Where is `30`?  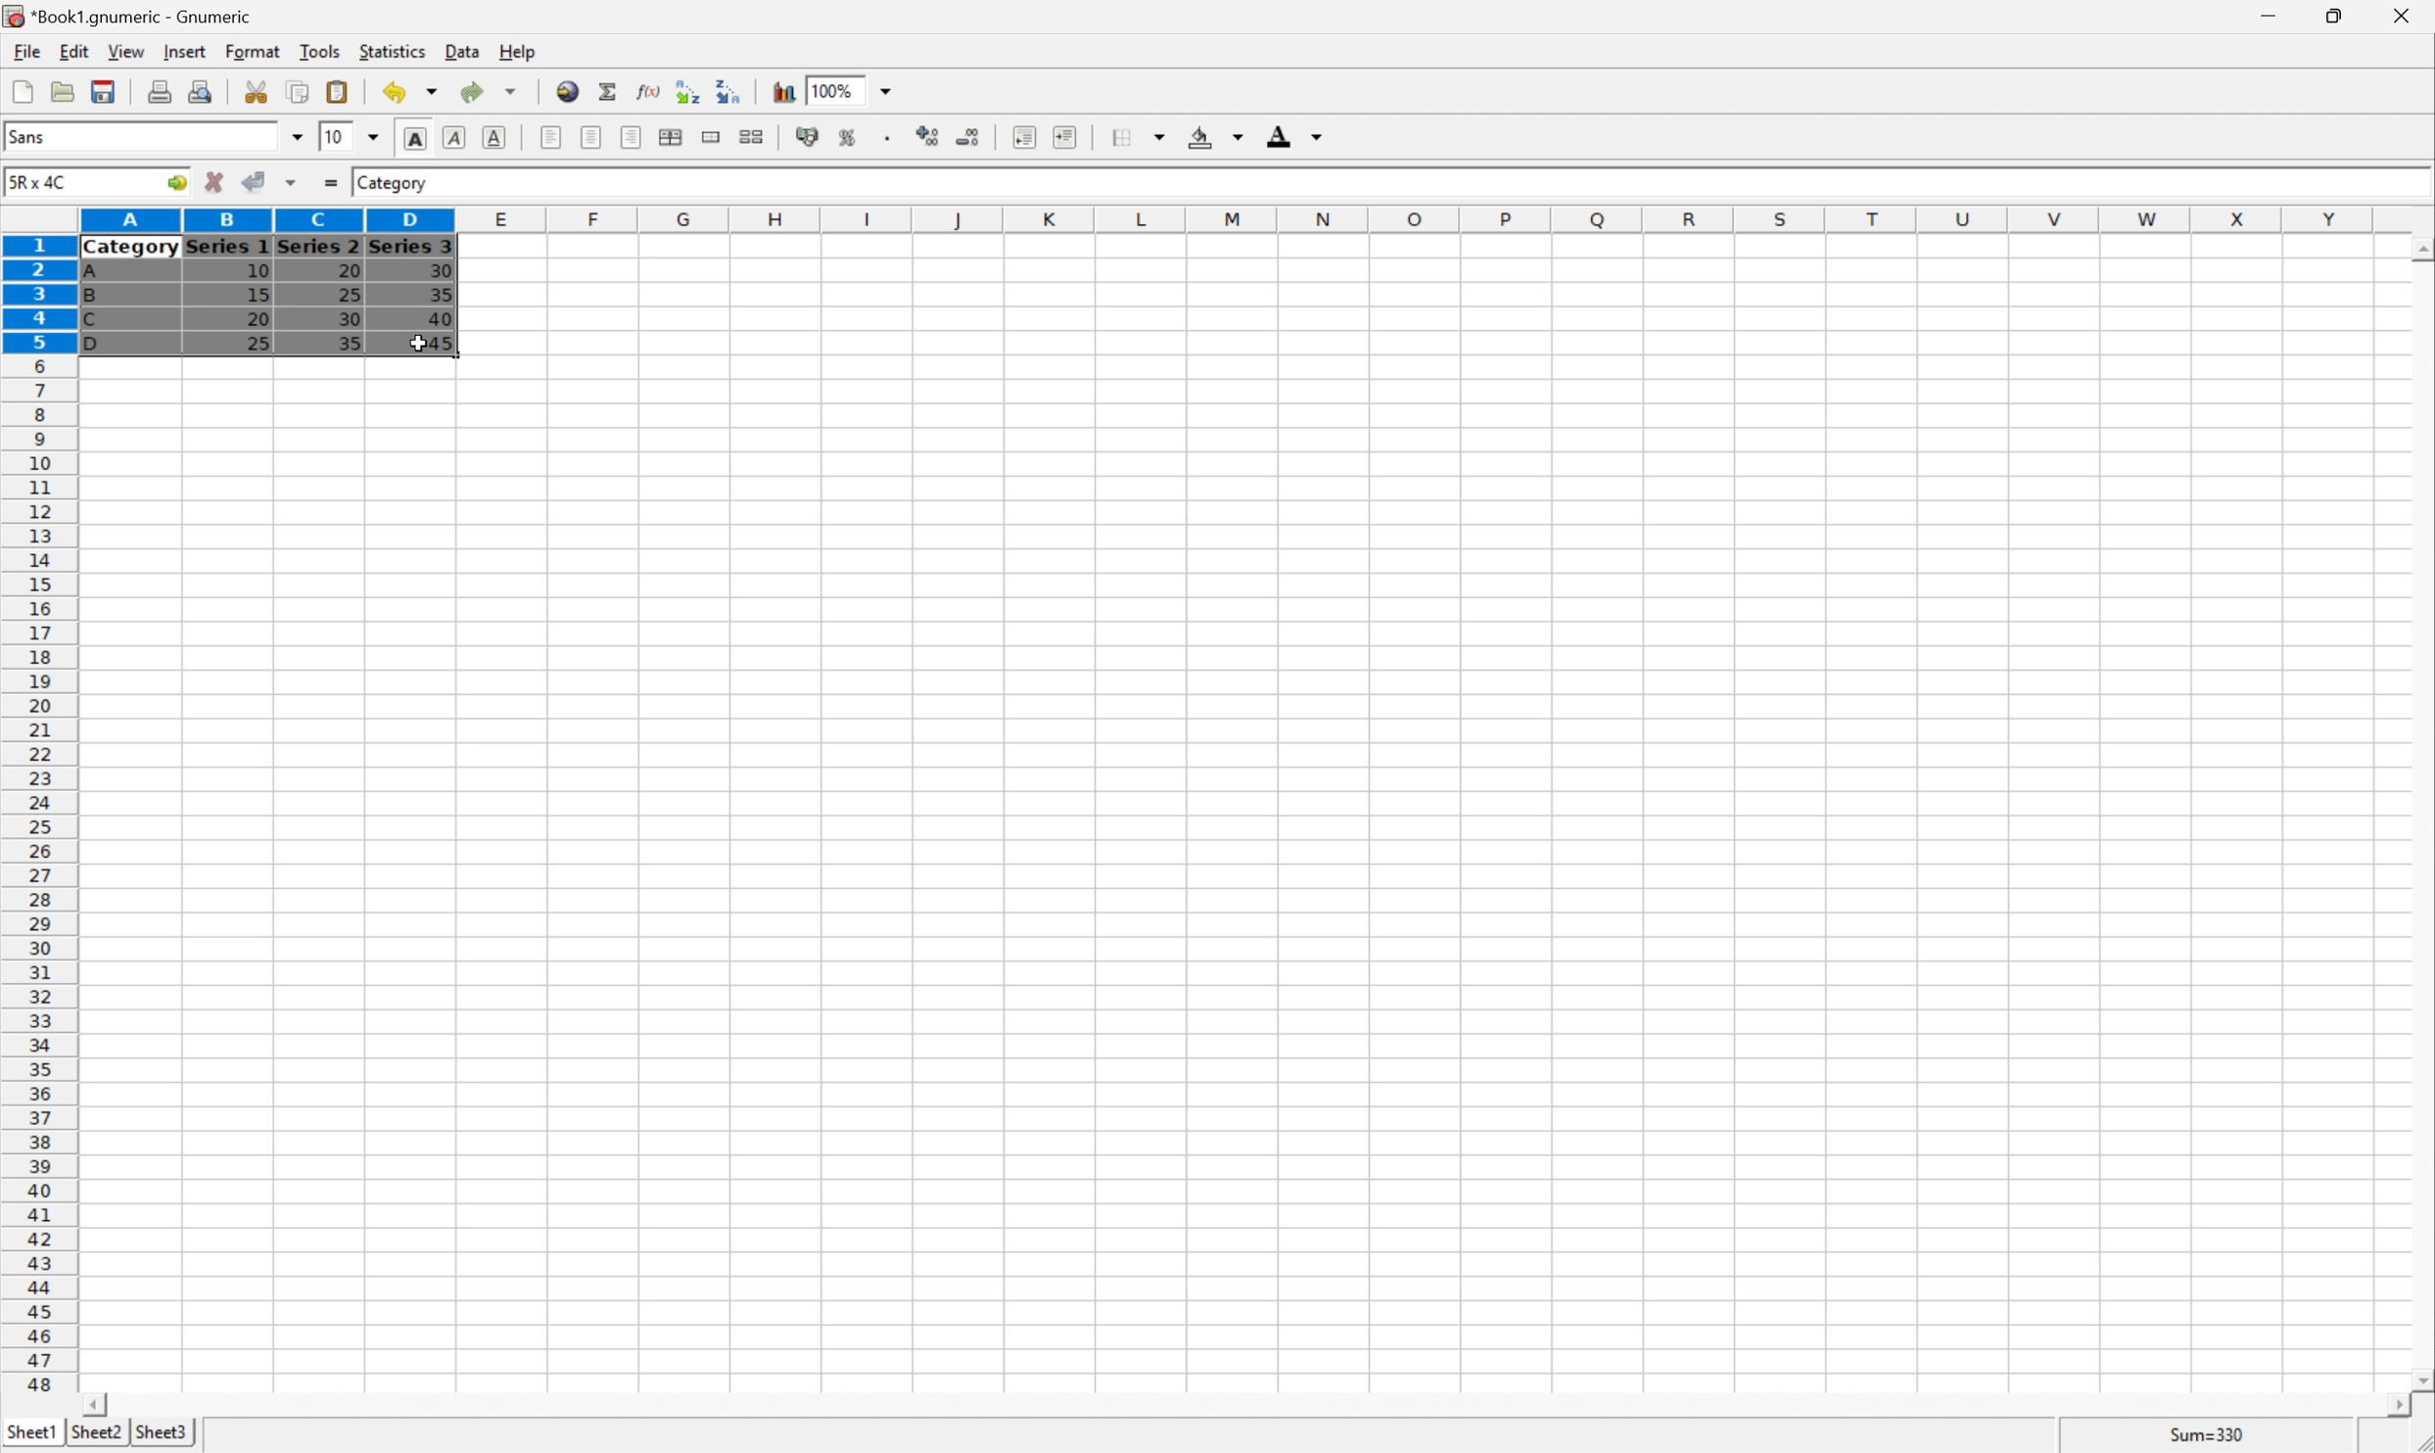
30 is located at coordinates (440, 270).